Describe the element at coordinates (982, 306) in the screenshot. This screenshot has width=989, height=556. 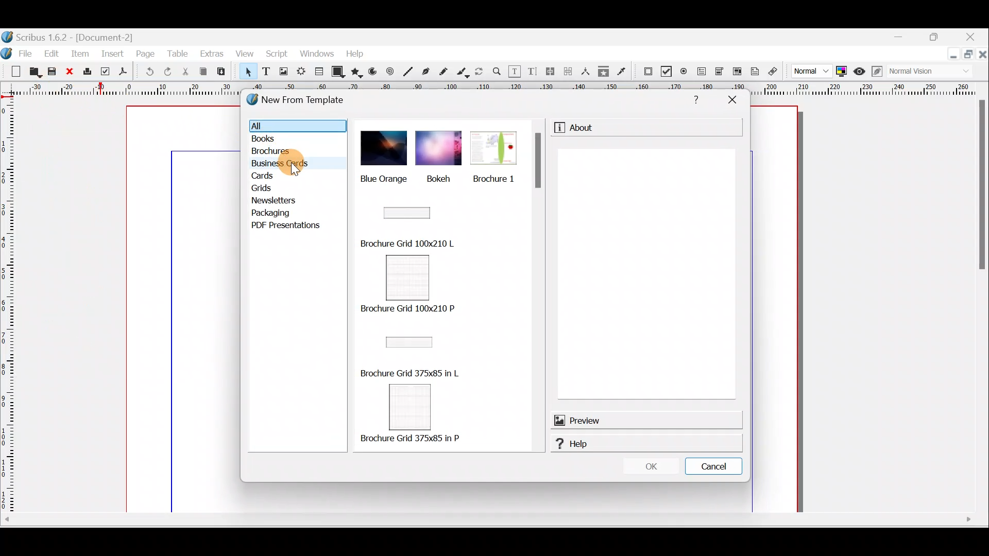
I see `Scroll bar` at that location.